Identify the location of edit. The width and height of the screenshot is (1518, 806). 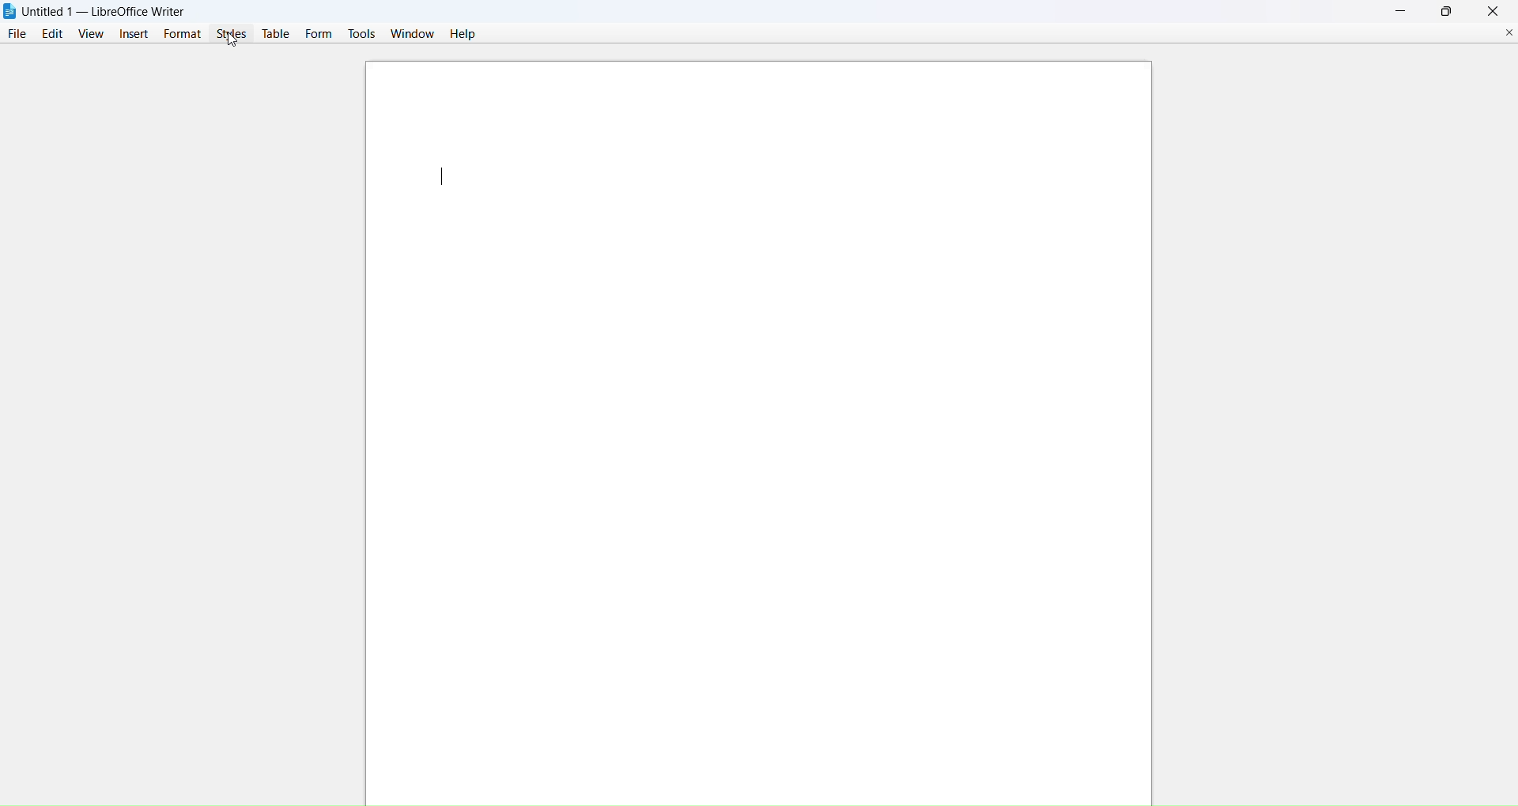
(55, 33).